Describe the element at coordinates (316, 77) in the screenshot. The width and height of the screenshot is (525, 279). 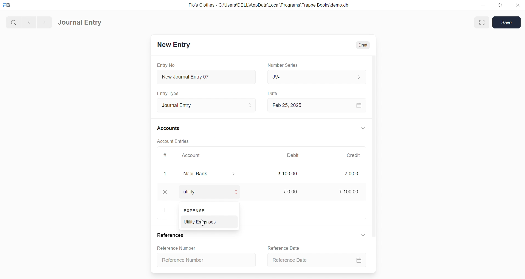
I see `JV-` at that location.